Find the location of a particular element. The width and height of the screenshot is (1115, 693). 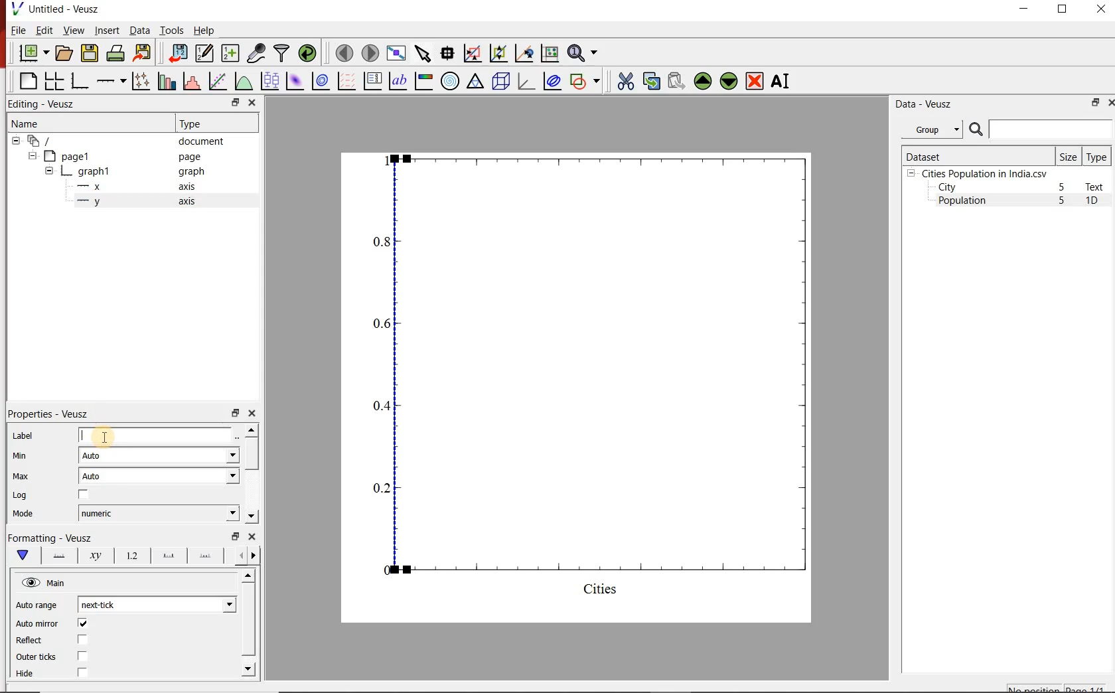

check/uncheck is located at coordinates (83, 639).